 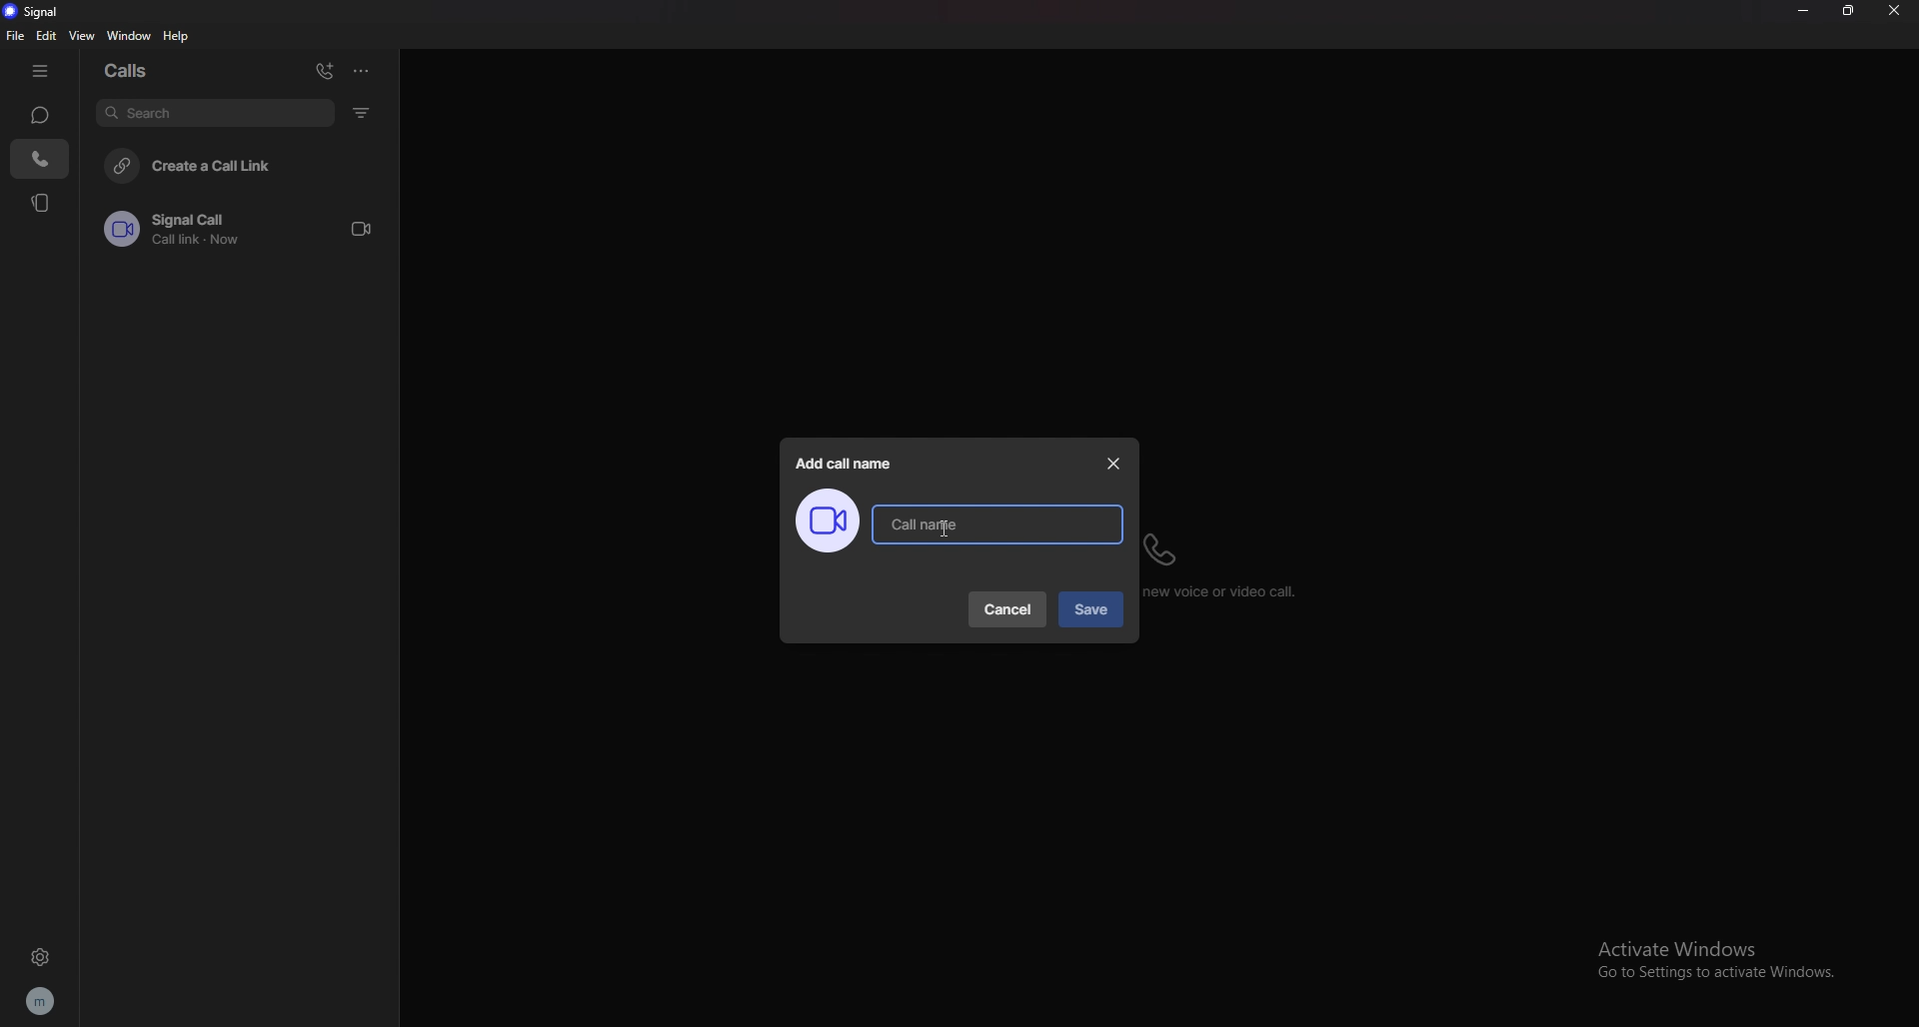 What do you see at coordinates (39, 1002) in the screenshot?
I see `profile` at bounding box center [39, 1002].